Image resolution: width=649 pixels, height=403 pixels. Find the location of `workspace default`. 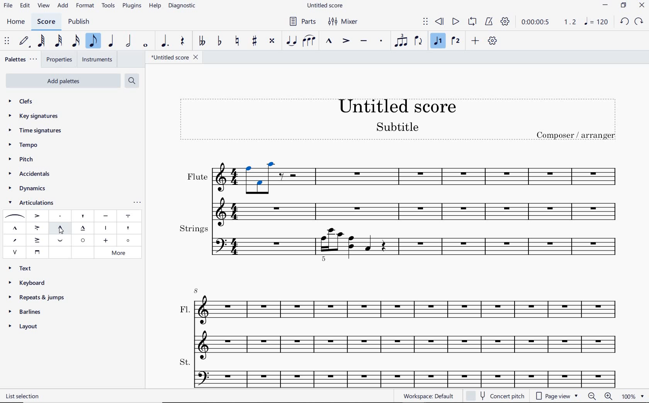

workspace default is located at coordinates (428, 396).